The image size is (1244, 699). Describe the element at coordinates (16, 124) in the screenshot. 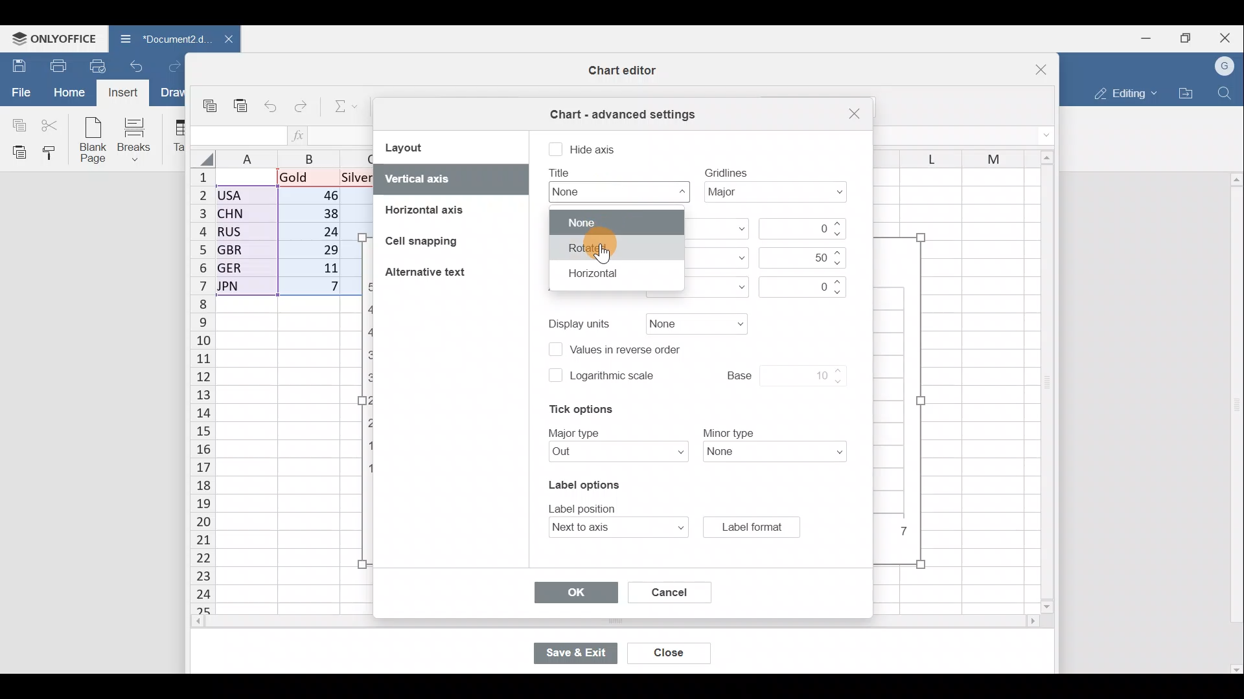

I see `Copy` at that location.